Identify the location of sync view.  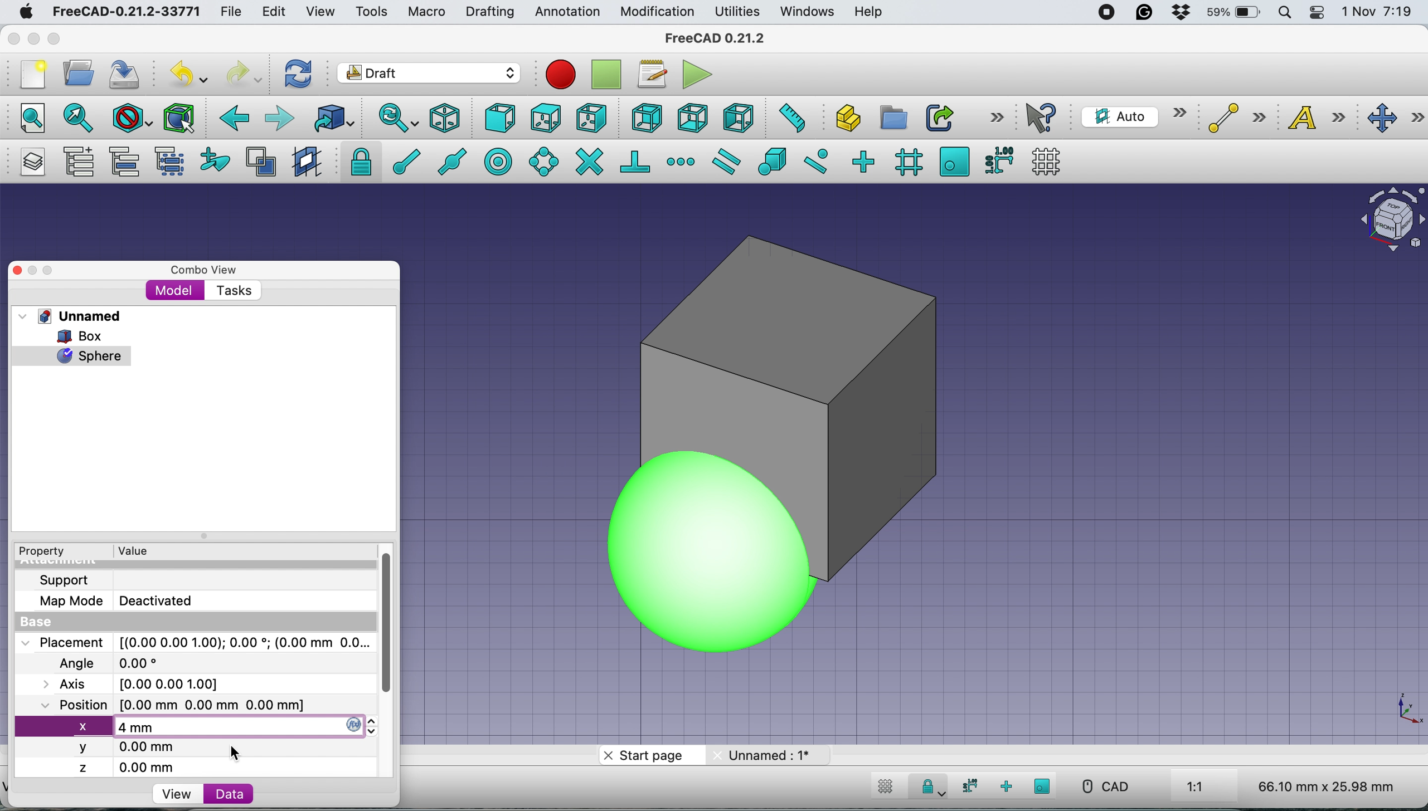
(391, 119).